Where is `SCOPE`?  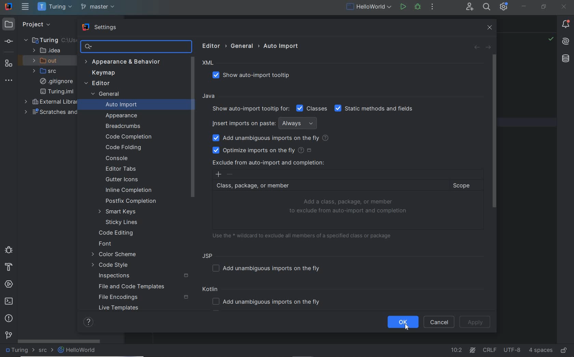 SCOPE is located at coordinates (465, 186).